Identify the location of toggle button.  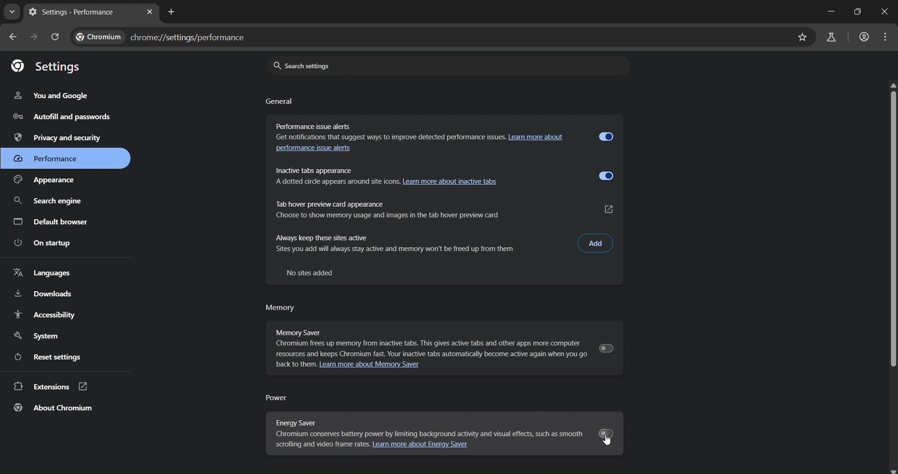
(606, 348).